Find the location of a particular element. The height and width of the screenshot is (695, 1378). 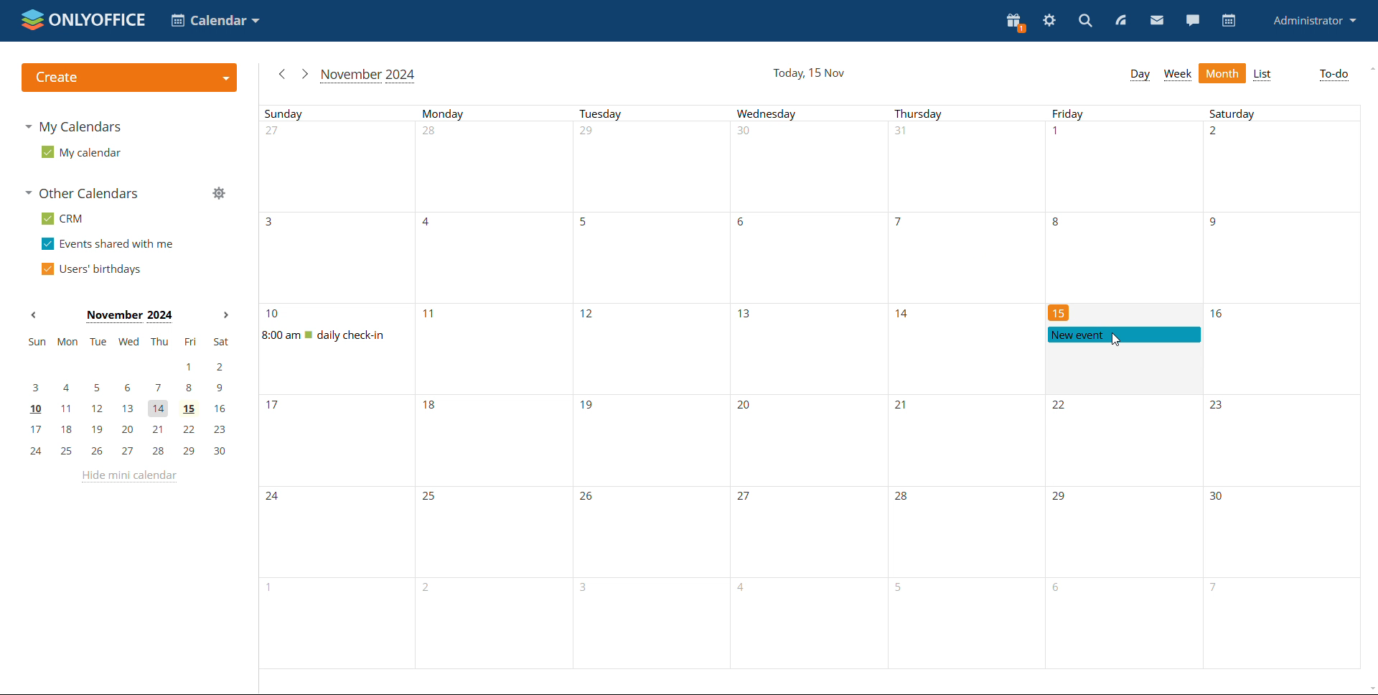

Number is located at coordinates (591, 316).